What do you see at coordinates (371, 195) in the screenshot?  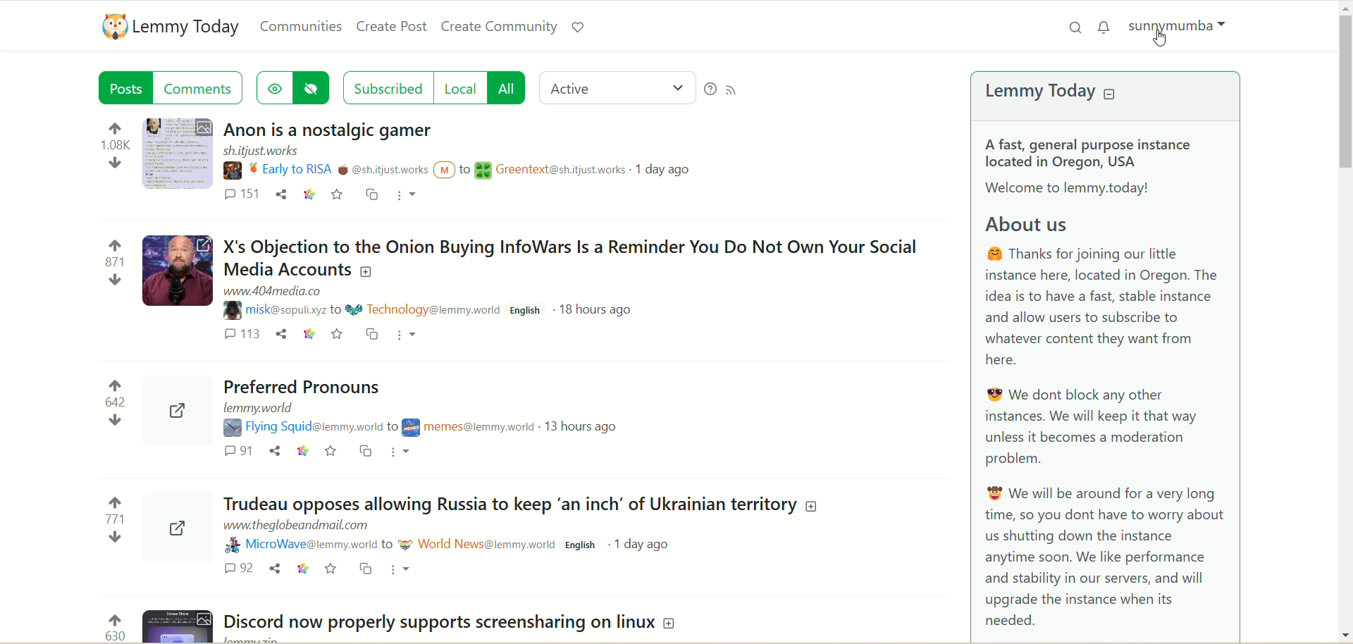 I see `cross-post` at bounding box center [371, 195].